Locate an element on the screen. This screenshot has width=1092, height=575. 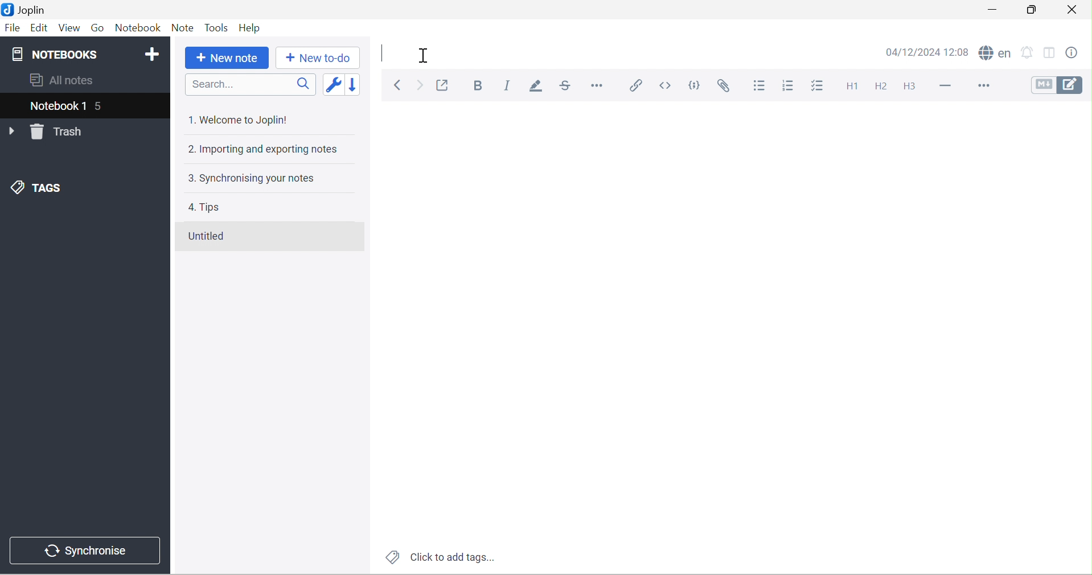
Insert / edit code is located at coordinates (637, 86).